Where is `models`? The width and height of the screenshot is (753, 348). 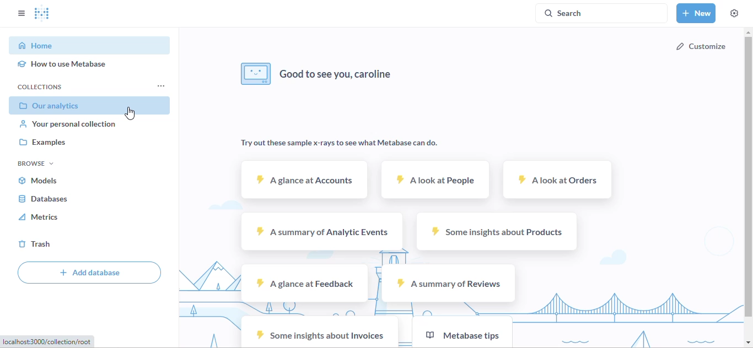
models is located at coordinates (37, 181).